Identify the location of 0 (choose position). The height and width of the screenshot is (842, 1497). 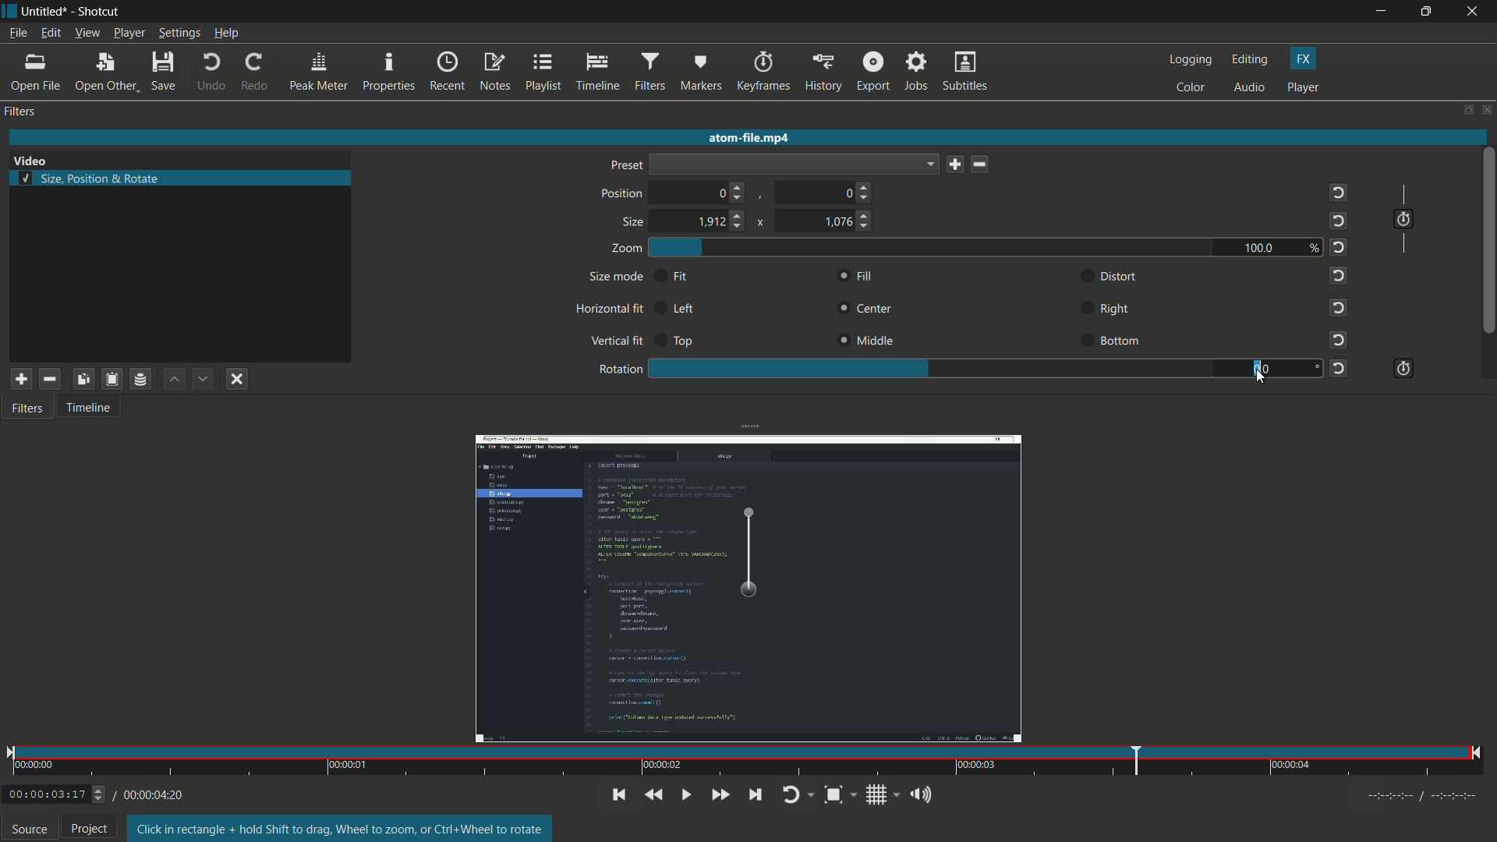
(729, 193).